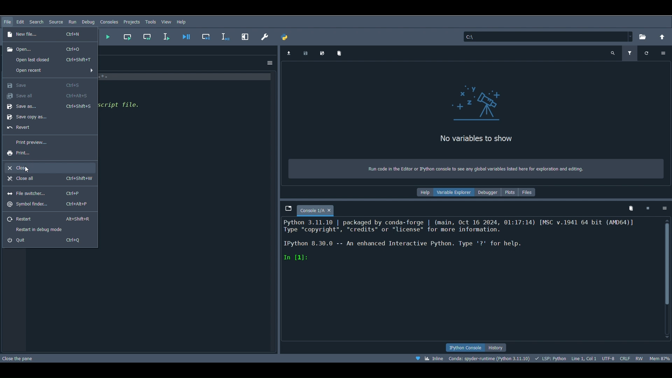 This screenshot has width=672, height=378. Describe the element at coordinates (305, 52) in the screenshot. I see `Save data` at that location.